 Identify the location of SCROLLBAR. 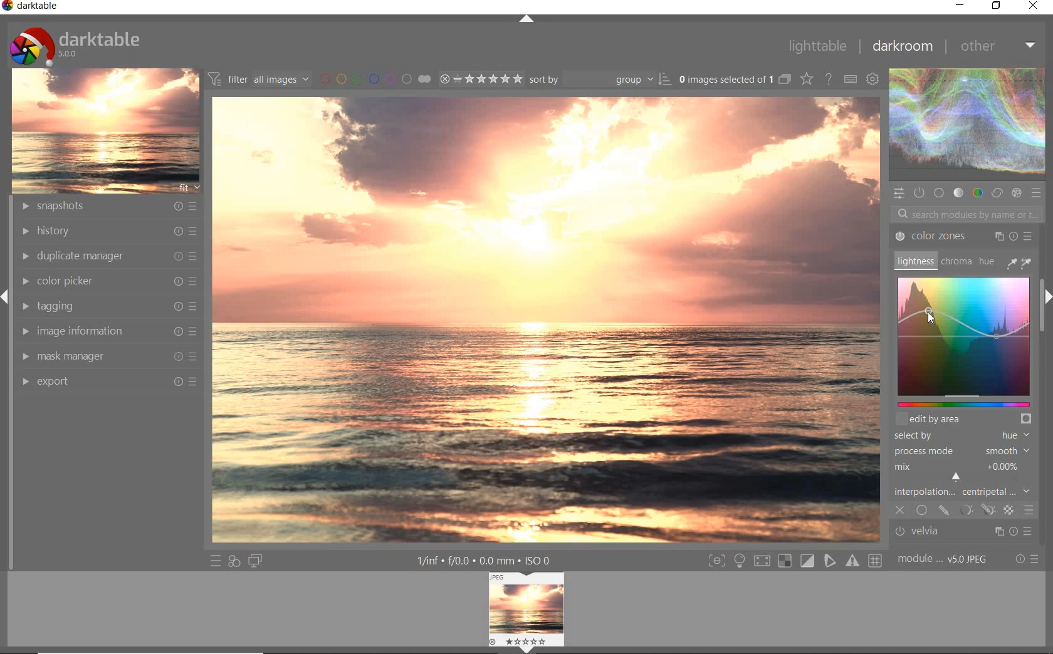
(1044, 255).